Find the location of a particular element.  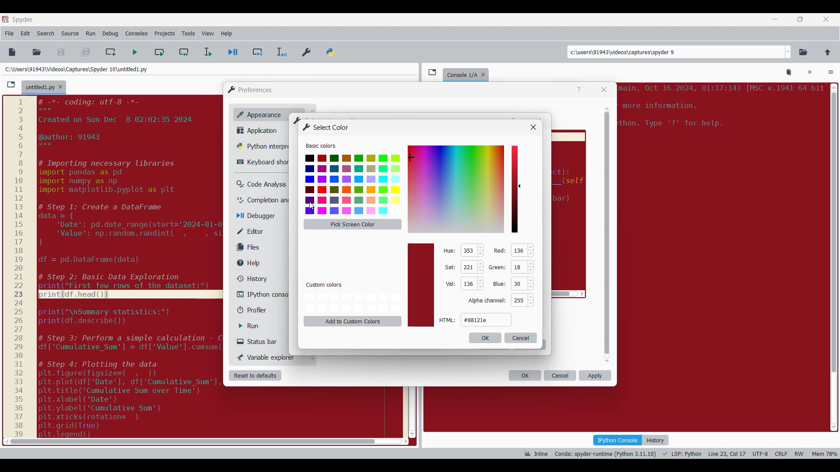

Help is located at coordinates (579, 90).